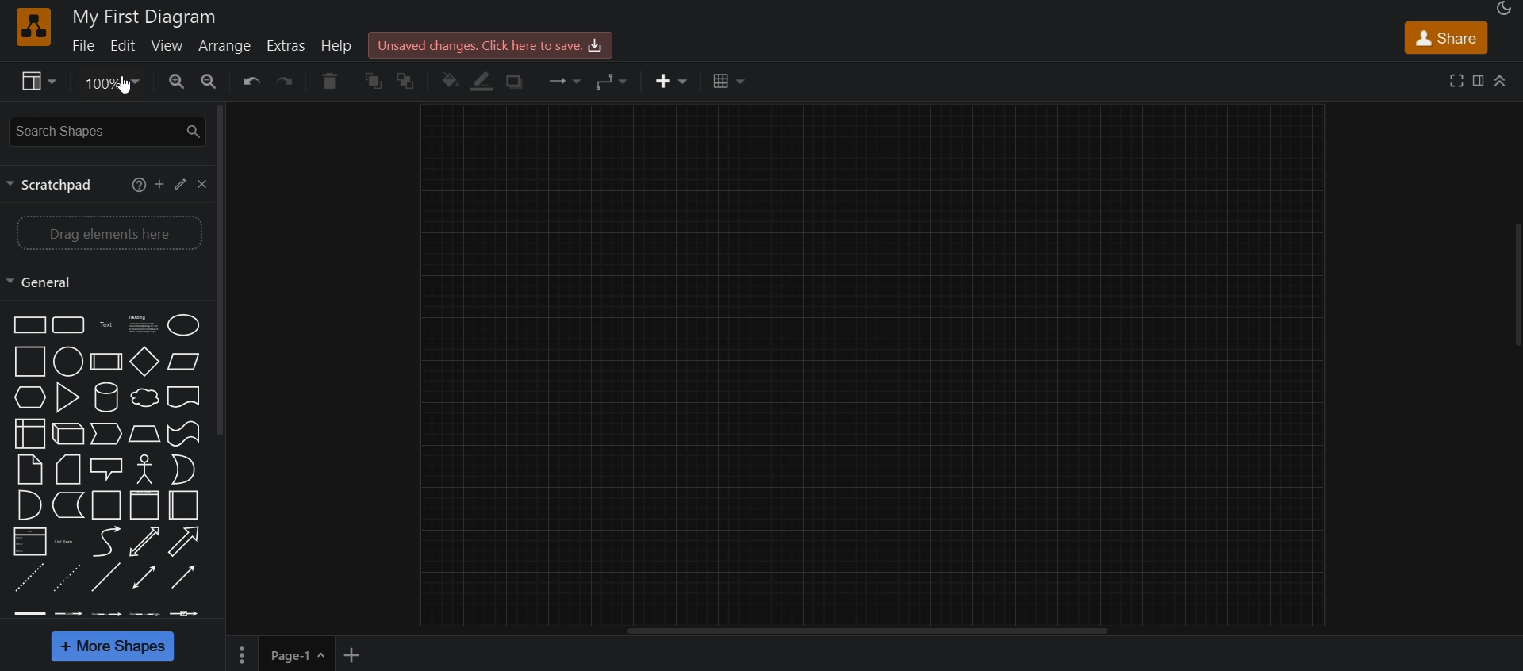  I want to click on add, so click(160, 183).